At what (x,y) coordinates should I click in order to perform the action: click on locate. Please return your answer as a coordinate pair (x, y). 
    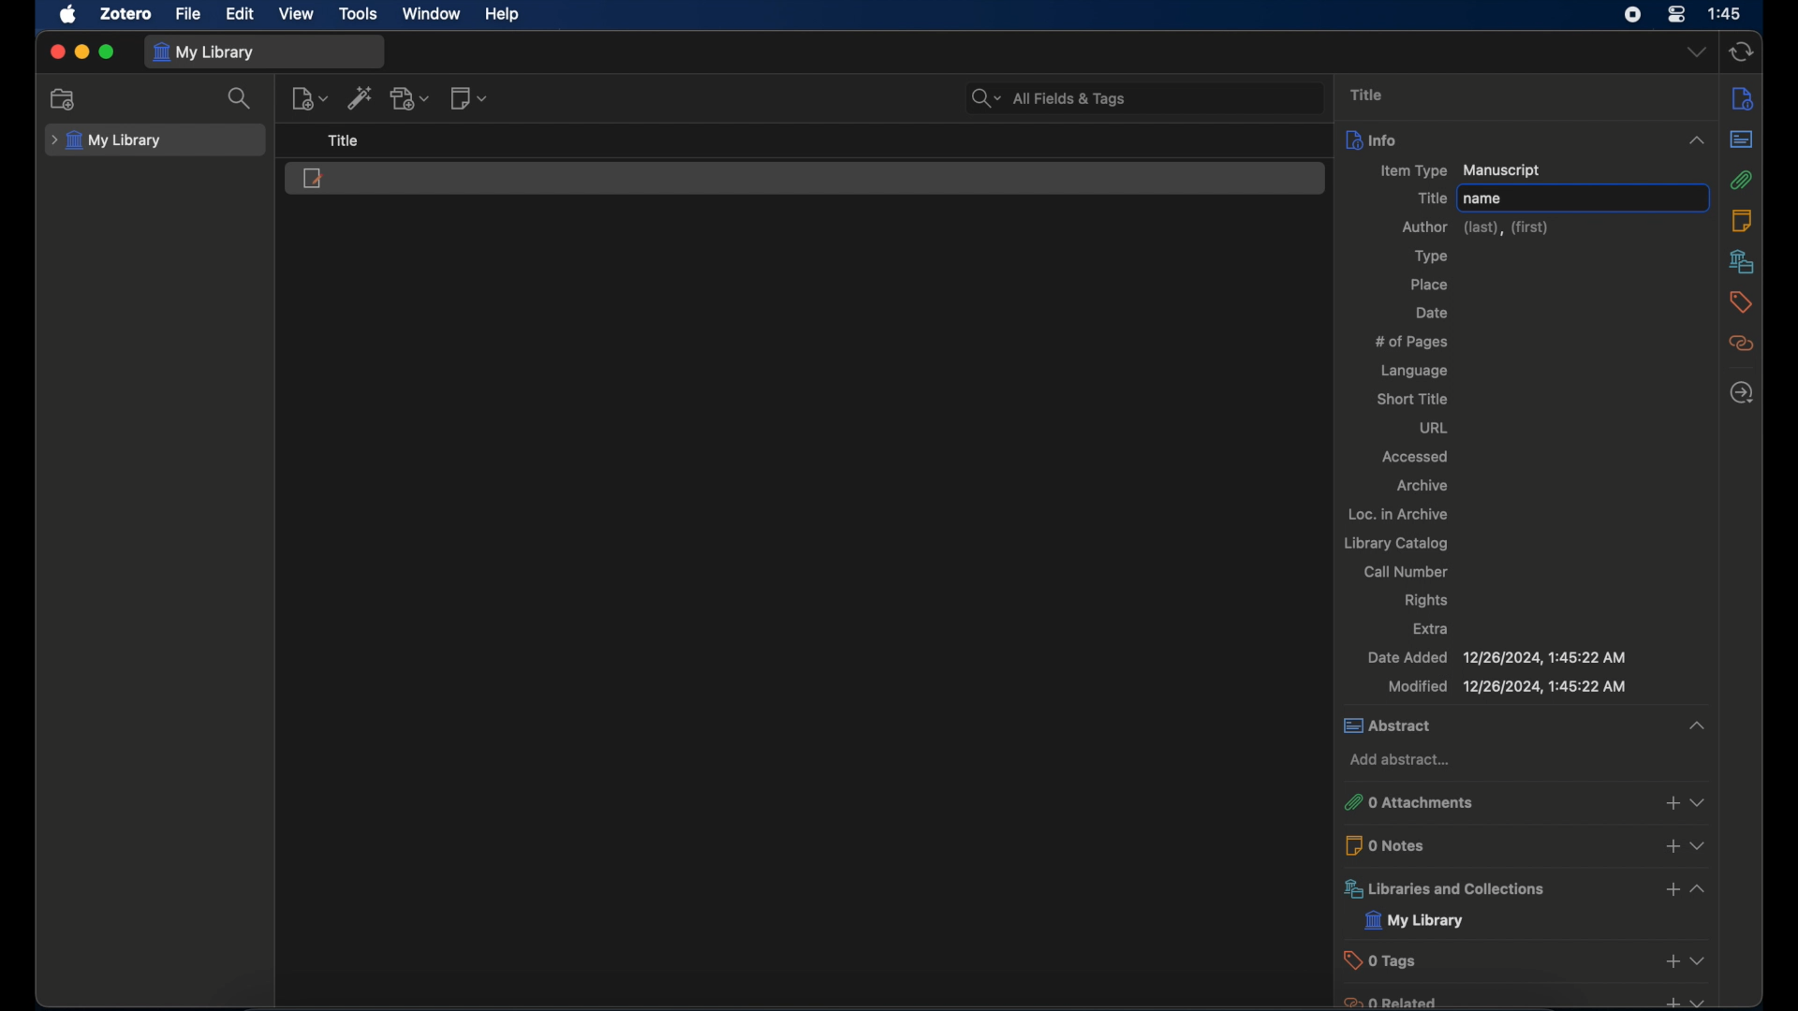
    Looking at the image, I should click on (1741, 393).